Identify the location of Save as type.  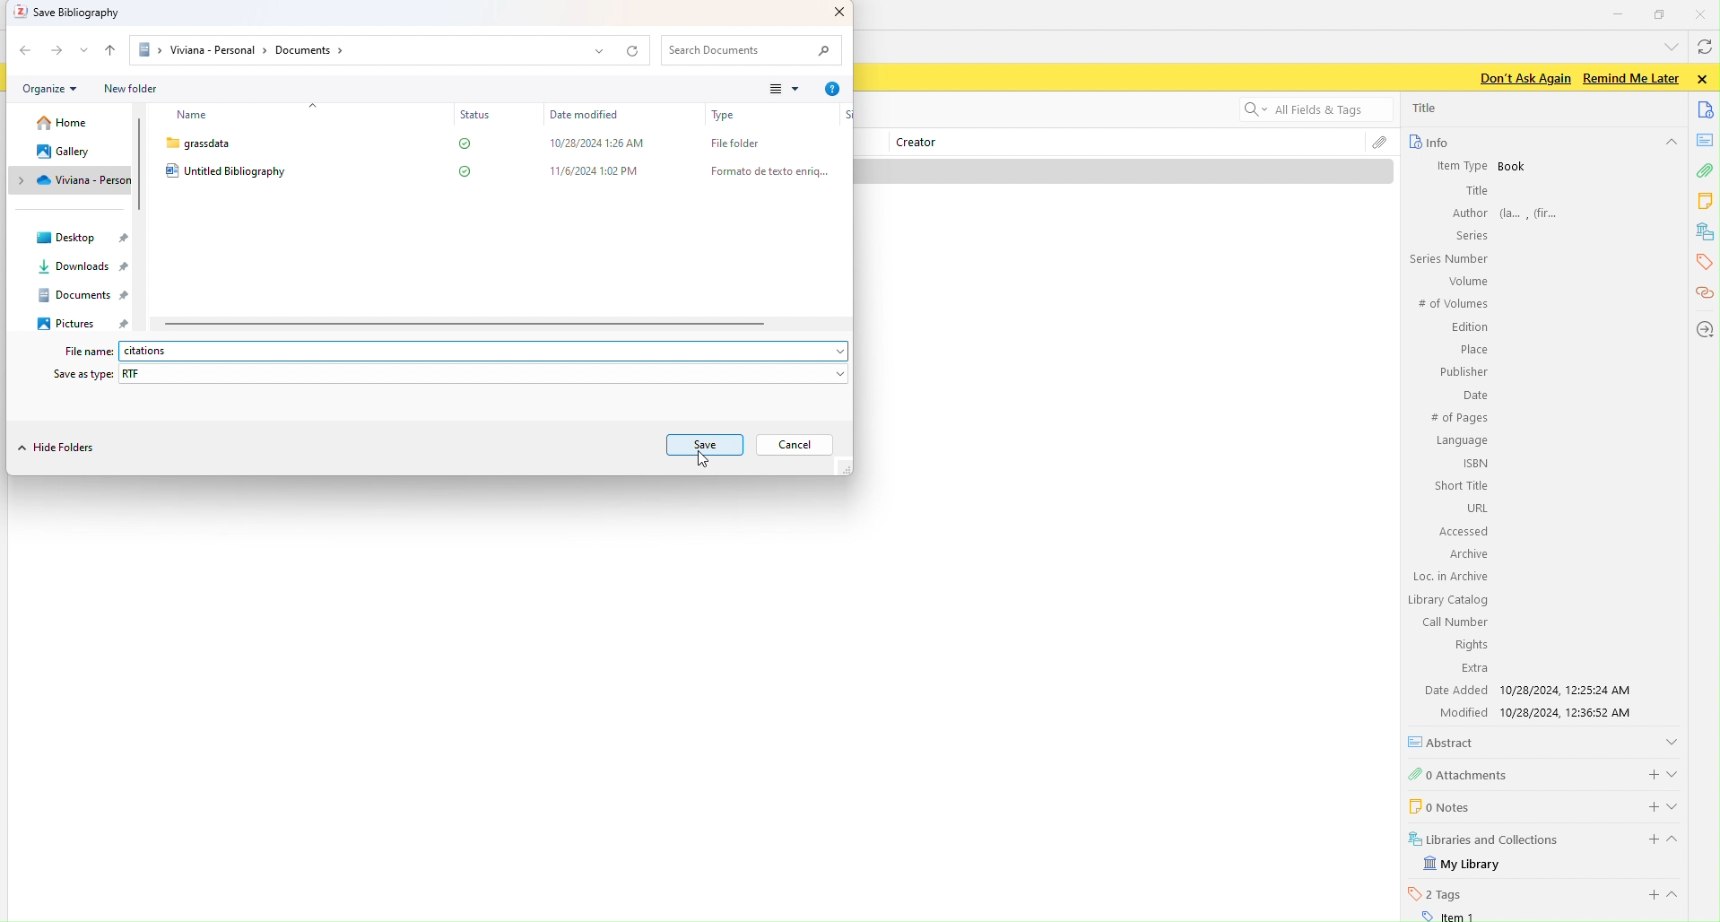
(81, 373).